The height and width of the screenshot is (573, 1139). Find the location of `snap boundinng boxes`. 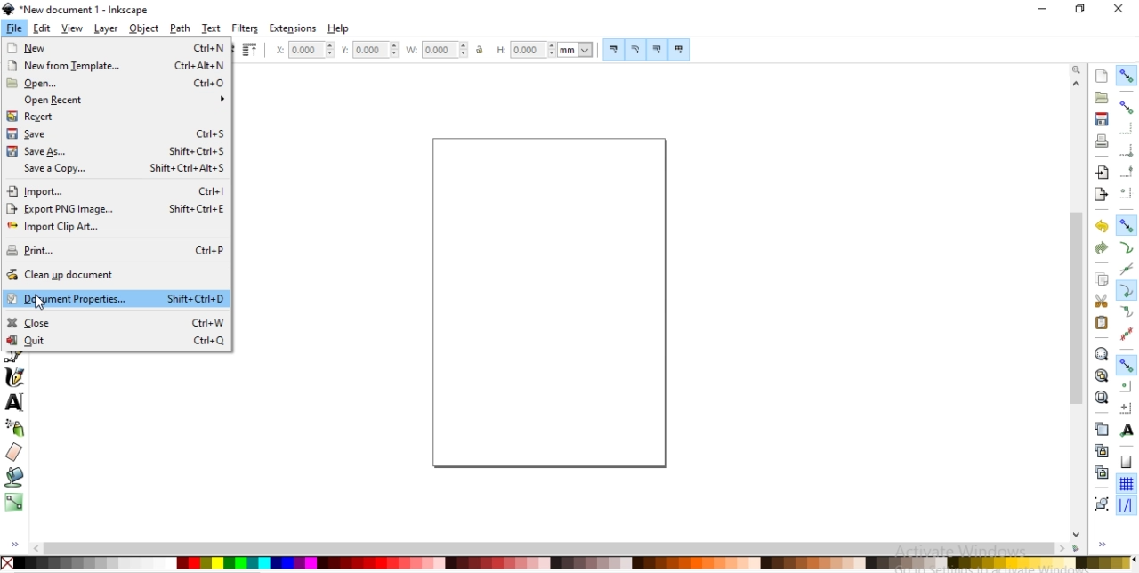

snap boundinng boxes is located at coordinates (1126, 108).